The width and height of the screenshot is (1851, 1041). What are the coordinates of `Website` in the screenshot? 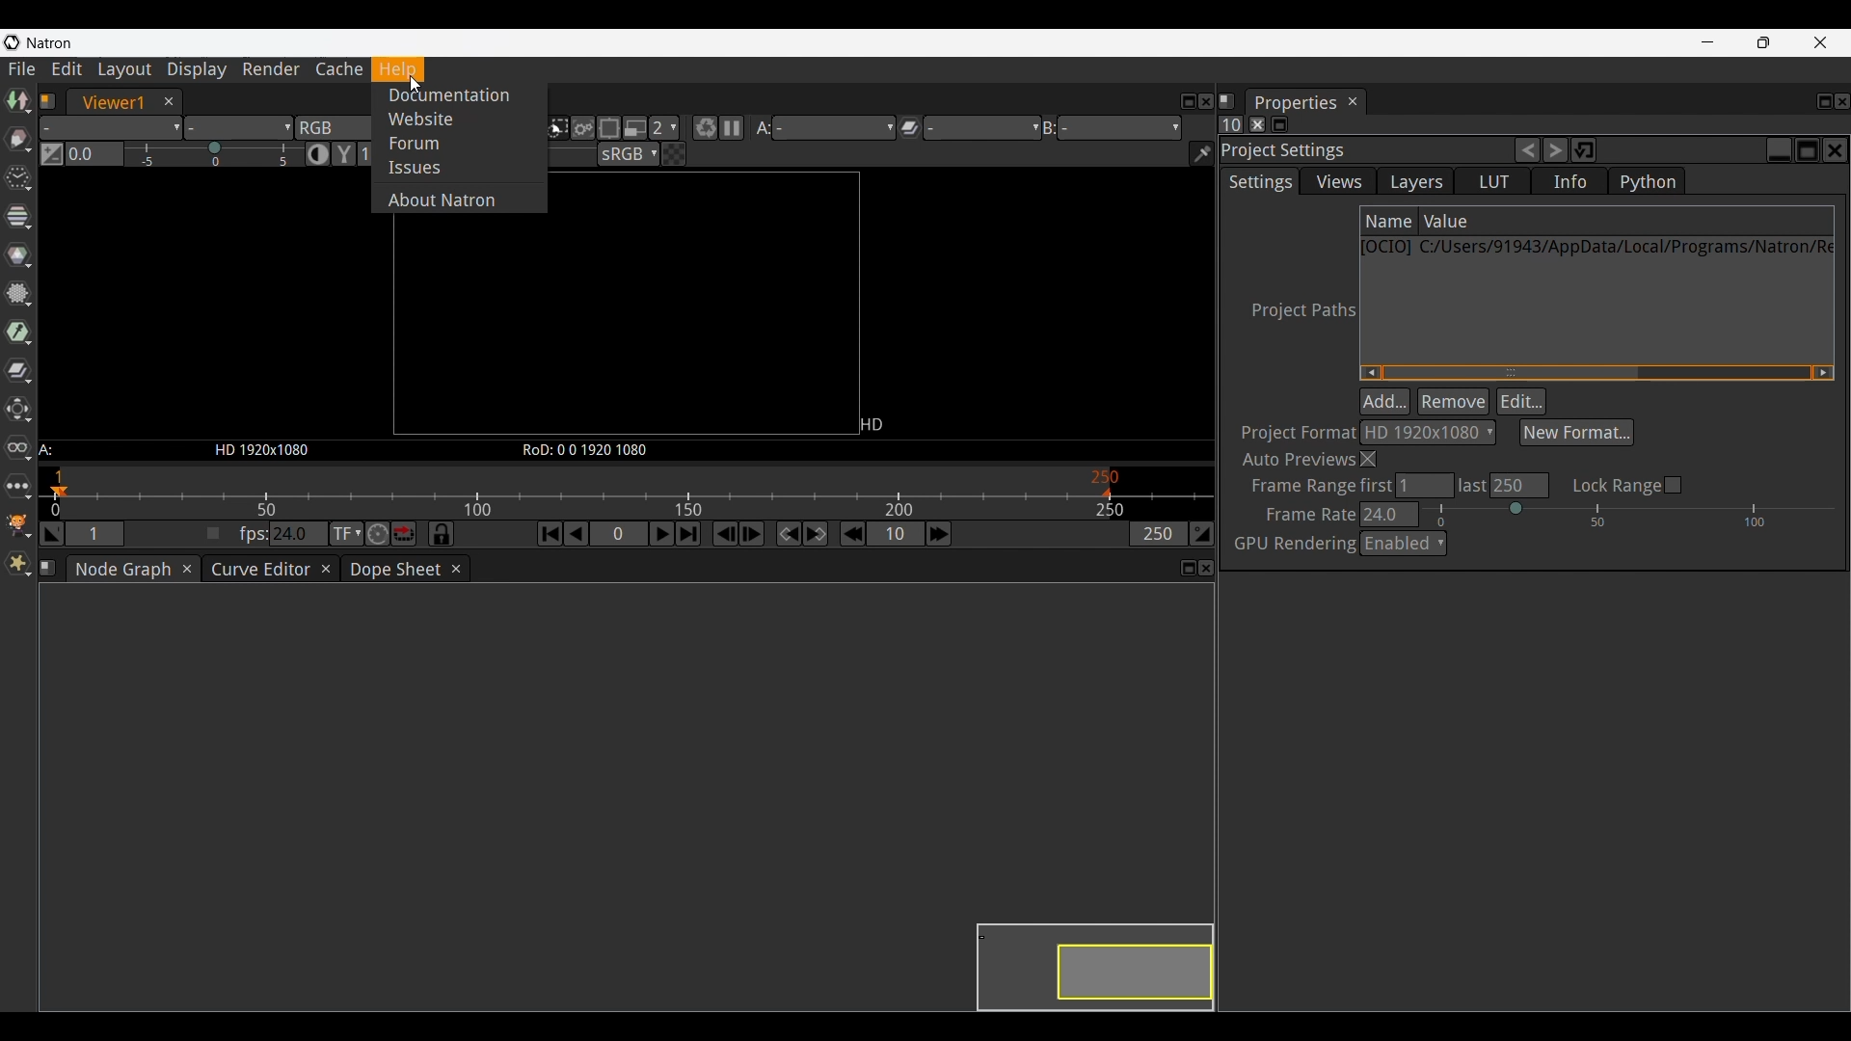 It's located at (457, 119).